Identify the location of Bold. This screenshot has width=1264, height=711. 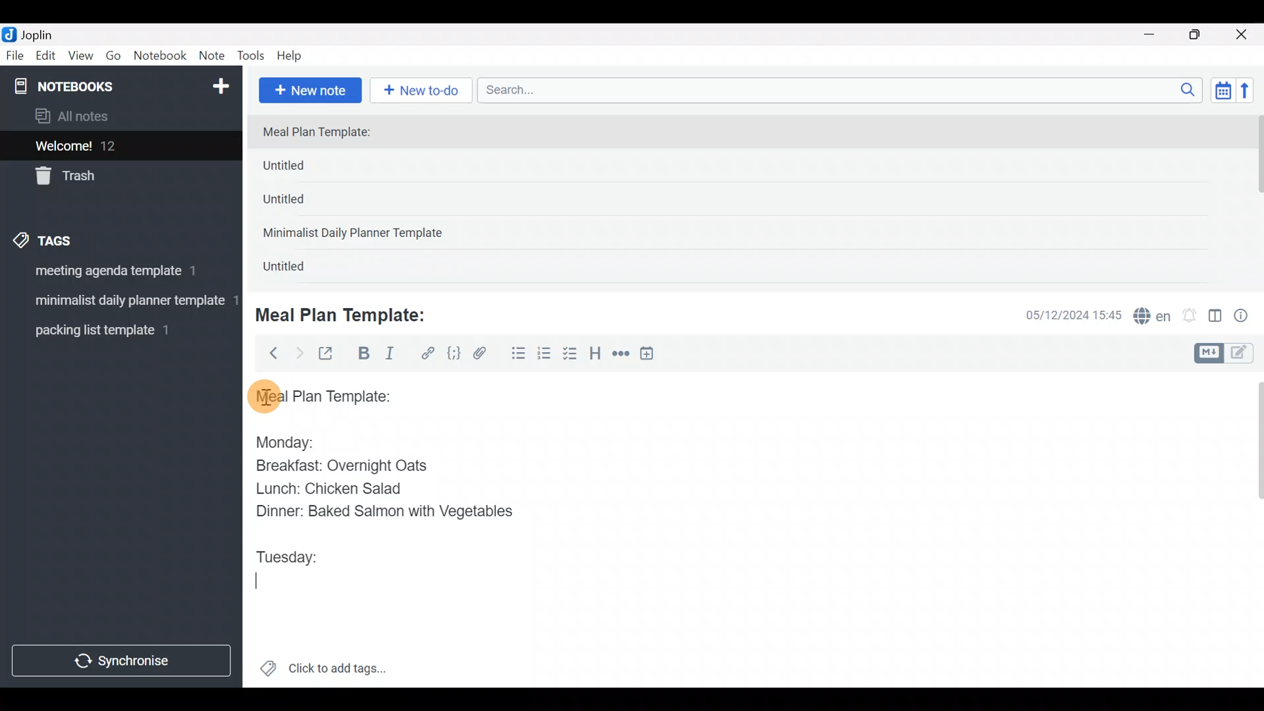
(363, 355).